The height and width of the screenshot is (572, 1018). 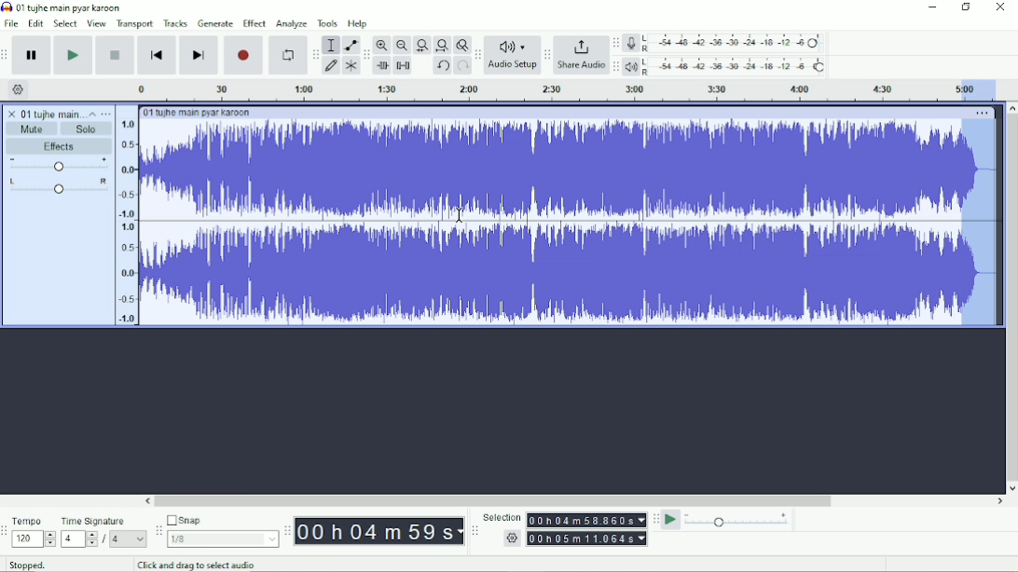 I want to click on Zoom In, so click(x=381, y=45).